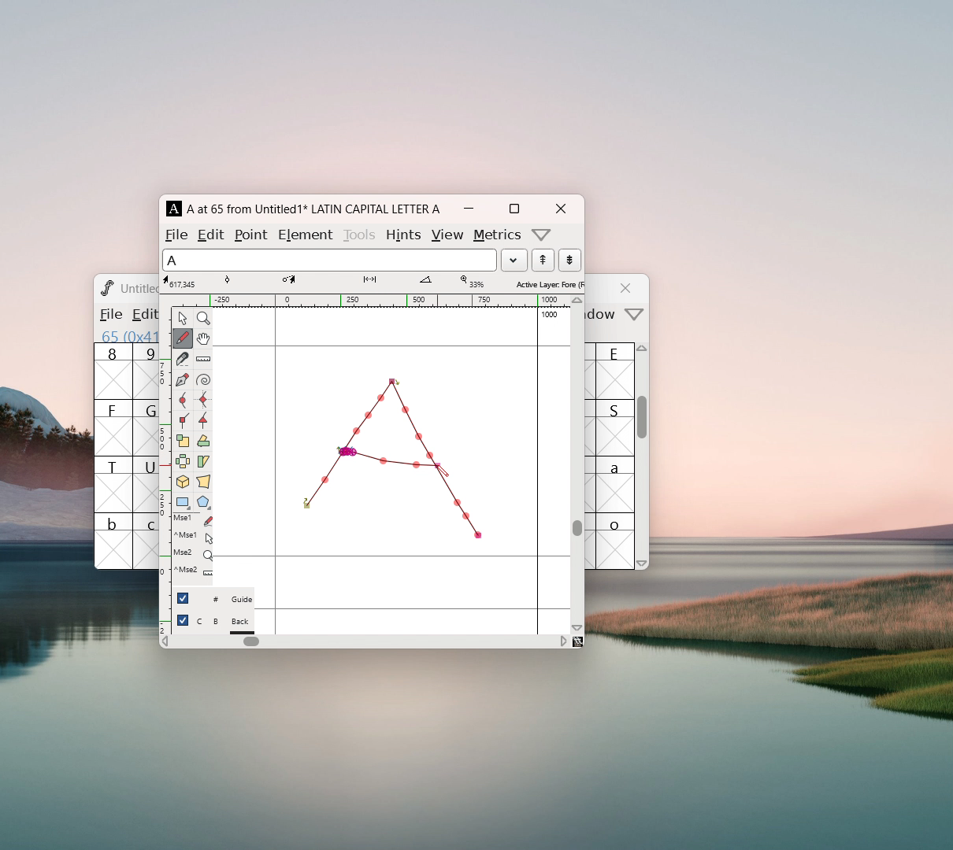 The width and height of the screenshot is (953, 850). What do you see at coordinates (182, 381) in the screenshot?
I see `add a point then drag out its conttrol points` at bounding box center [182, 381].